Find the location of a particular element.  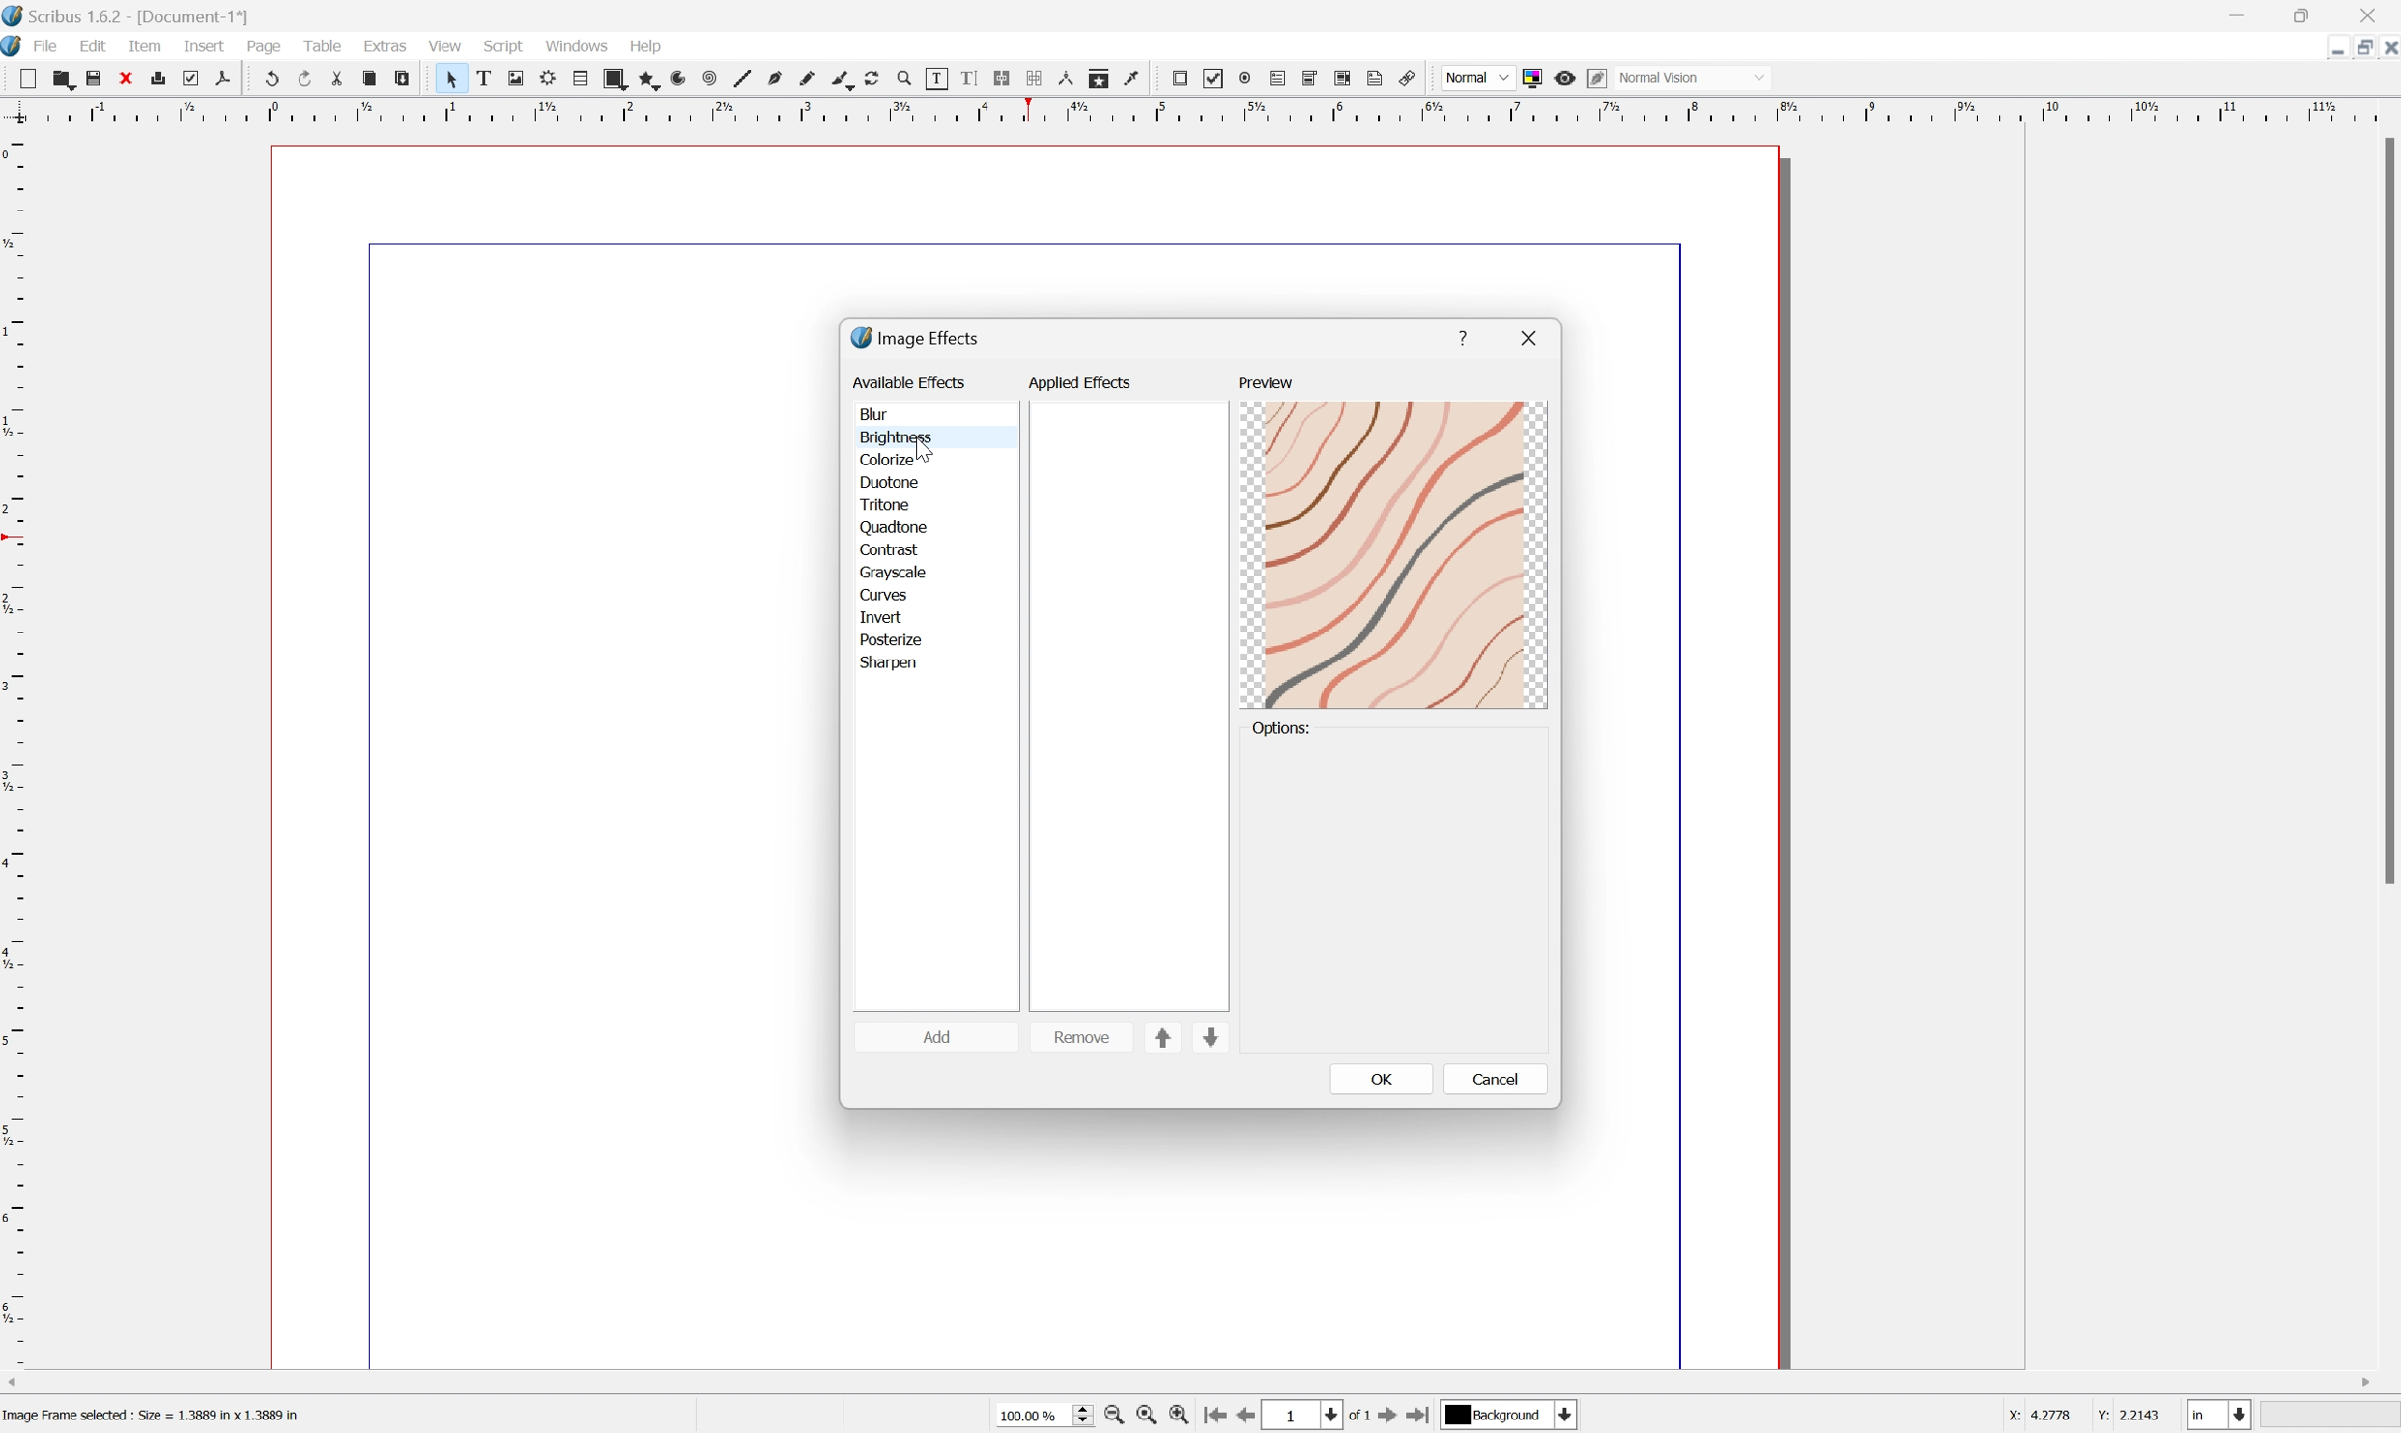

Edit contents of frame is located at coordinates (941, 80).